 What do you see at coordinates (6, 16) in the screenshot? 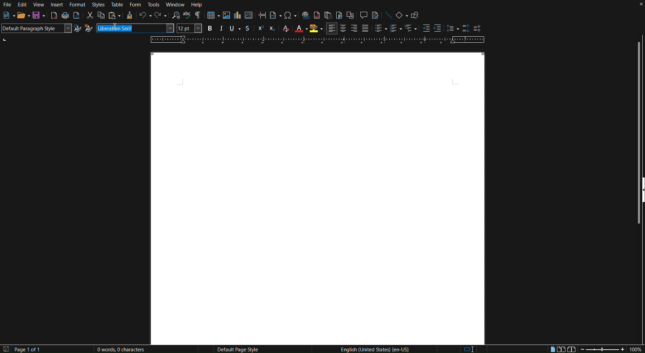
I see `New` at bounding box center [6, 16].